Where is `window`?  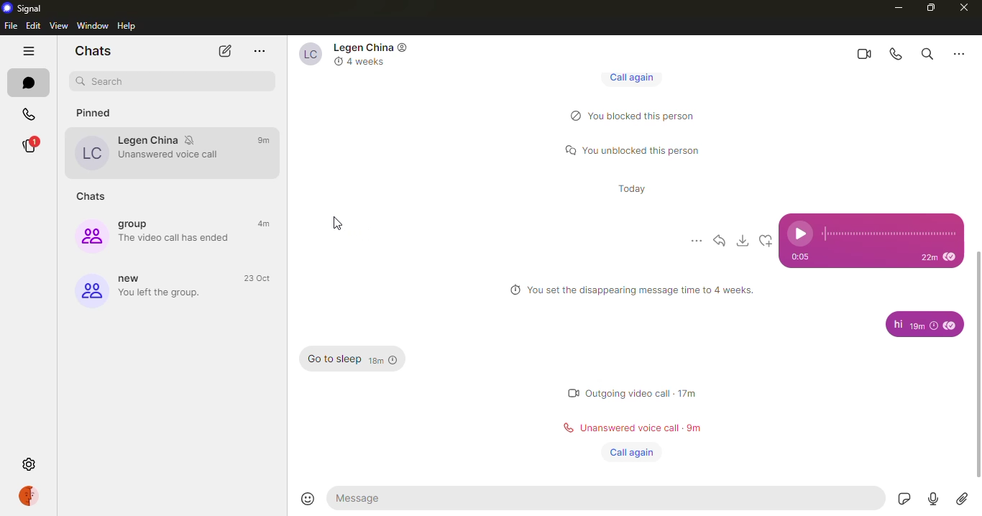 window is located at coordinates (93, 25).